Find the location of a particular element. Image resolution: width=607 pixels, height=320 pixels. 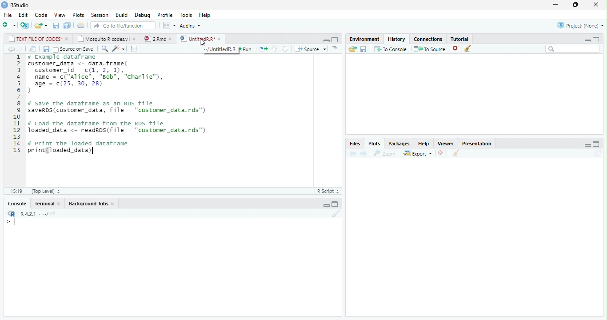

maximize is located at coordinates (335, 204).